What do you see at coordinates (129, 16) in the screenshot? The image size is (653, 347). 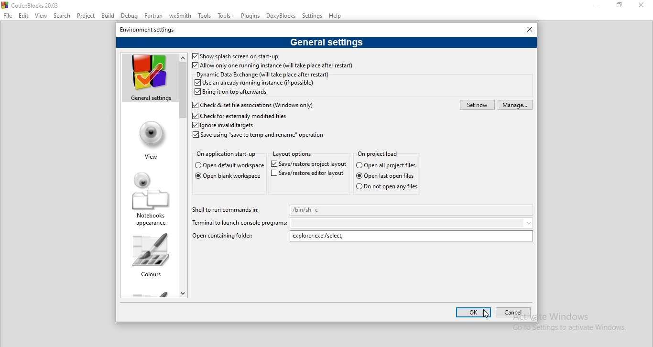 I see `Debug` at bounding box center [129, 16].